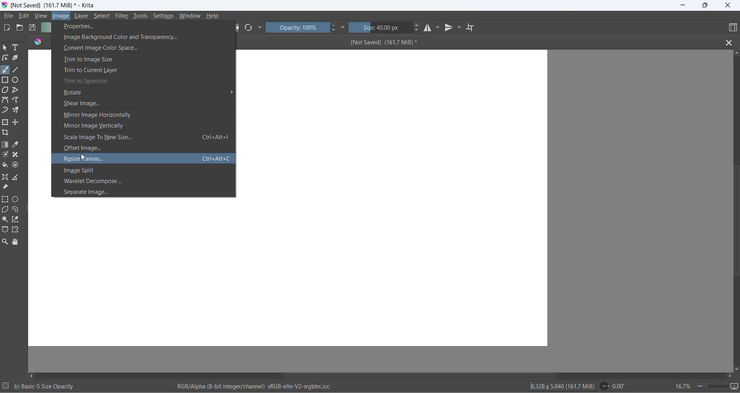 This screenshot has height=393, width=740. I want to click on multibrush tool, so click(18, 110).